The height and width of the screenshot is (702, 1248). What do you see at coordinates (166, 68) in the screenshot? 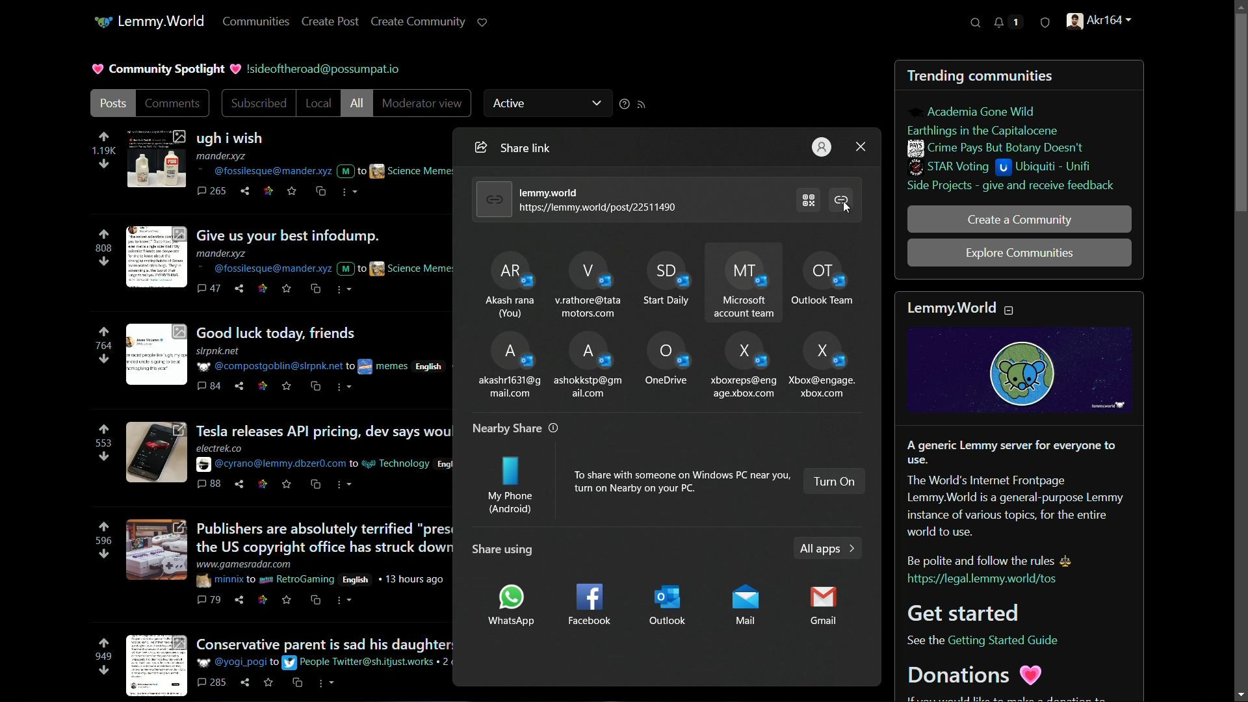
I see `community spotlight` at bounding box center [166, 68].